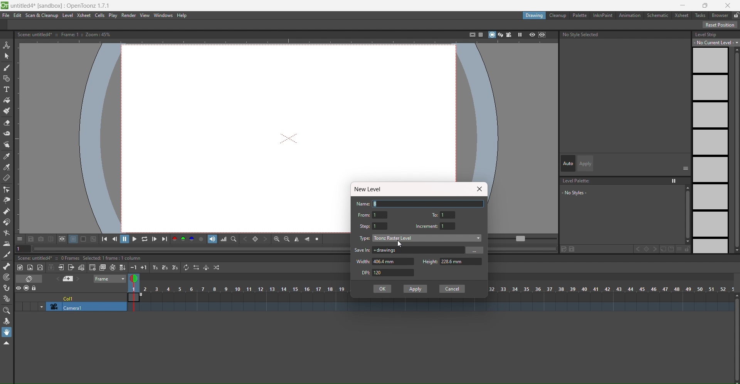 The image size is (740, 384). Describe the element at coordinates (61, 6) in the screenshot. I see `file name app name and version` at that location.